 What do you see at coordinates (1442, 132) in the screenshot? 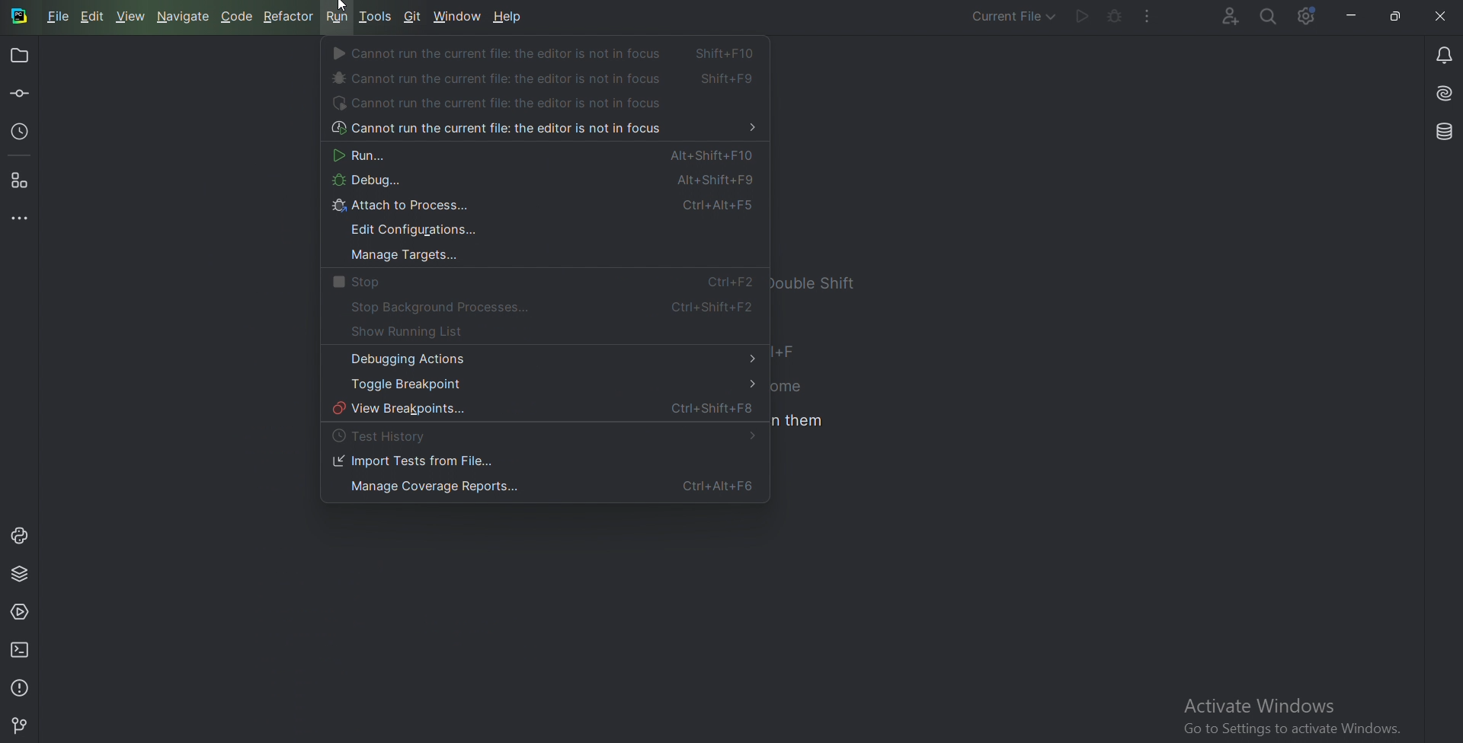
I see `Database` at bounding box center [1442, 132].